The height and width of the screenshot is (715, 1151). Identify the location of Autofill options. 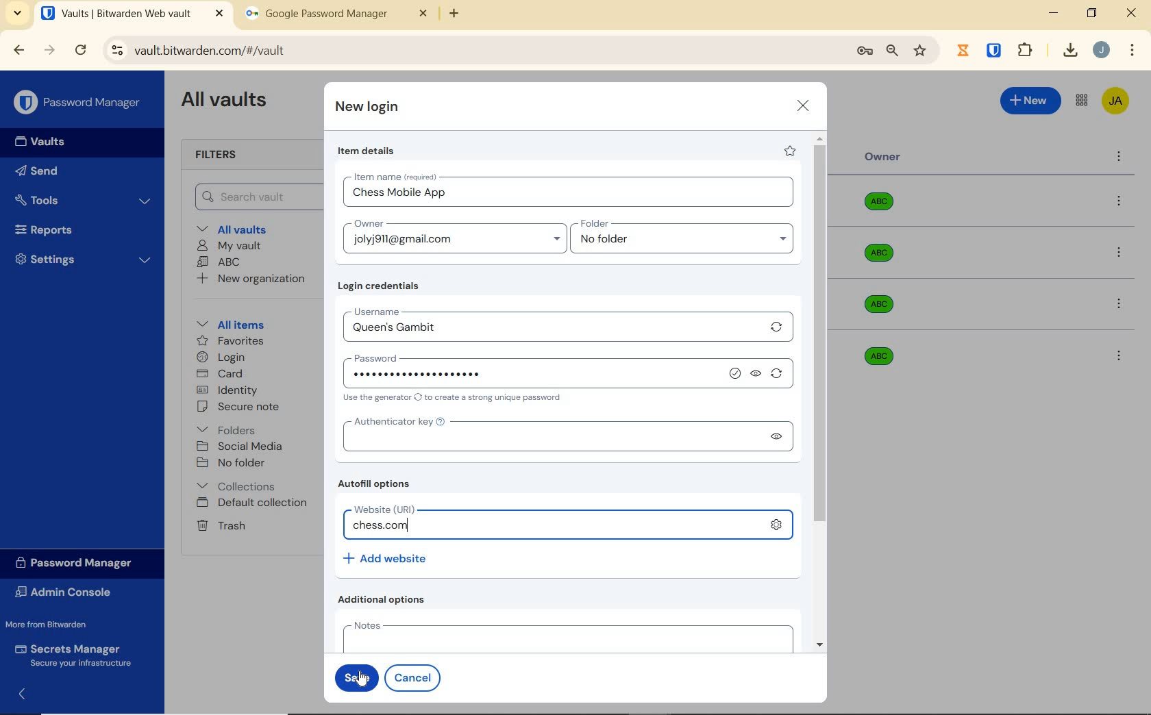
(378, 485).